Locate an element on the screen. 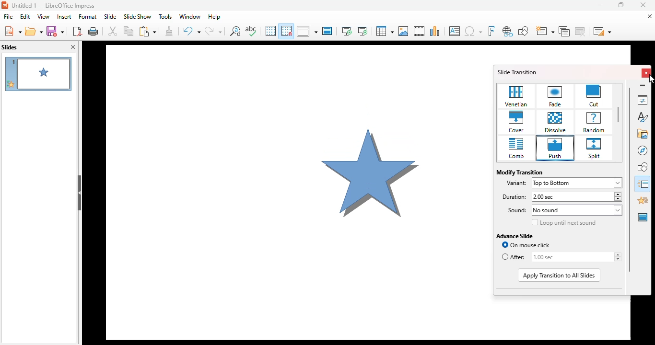  help is located at coordinates (214, 17).